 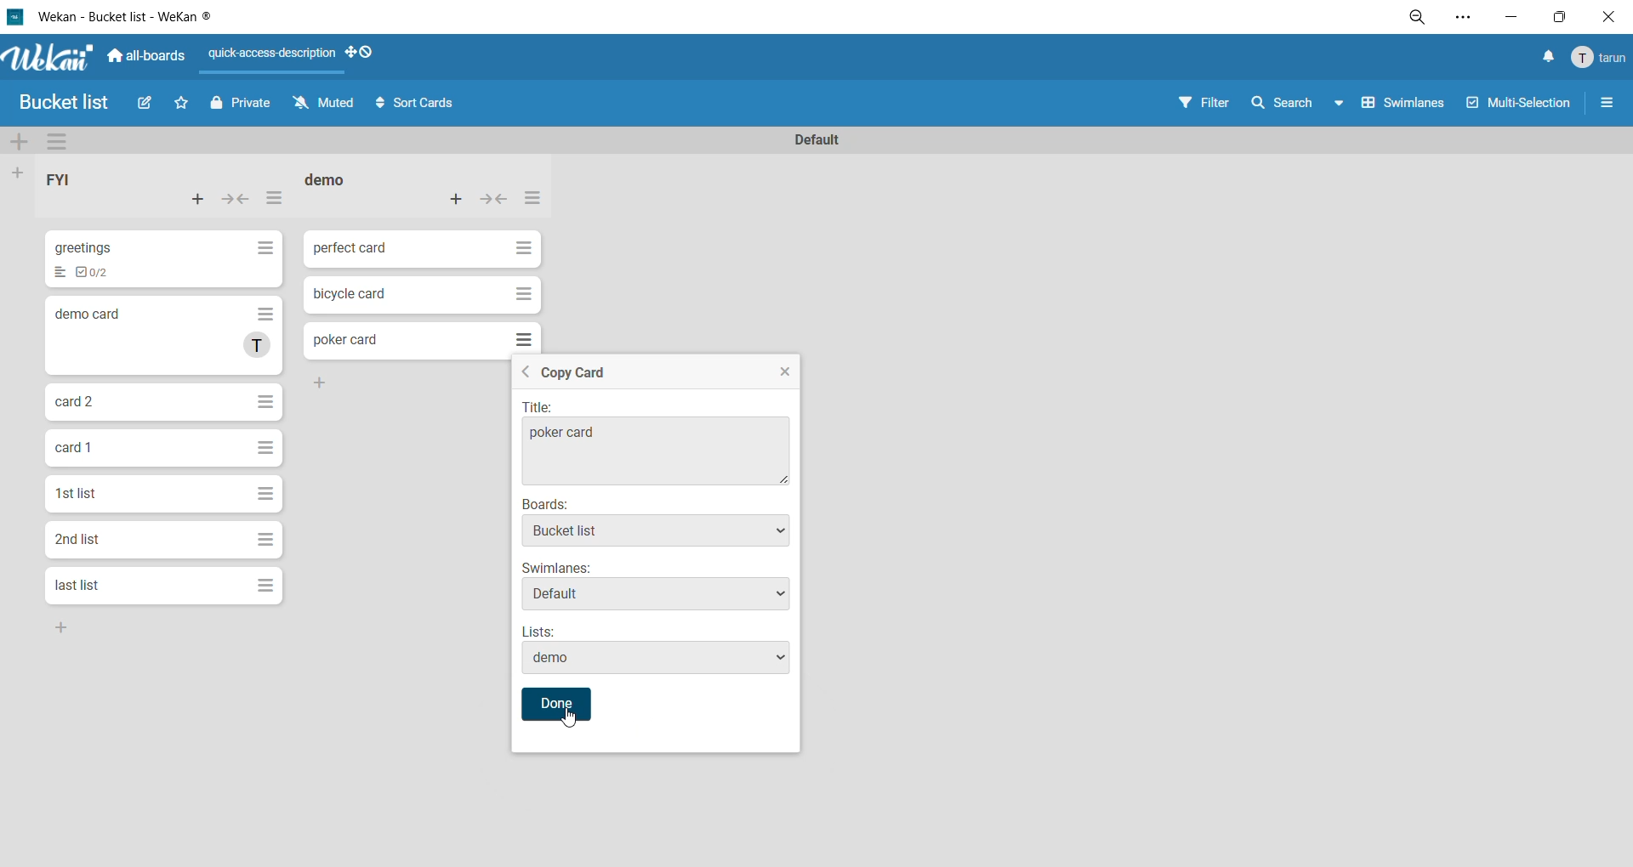 What do you see at coordinates (335, 181) in the screenshot?
I see `list title ` at bounding box center [335, 181].